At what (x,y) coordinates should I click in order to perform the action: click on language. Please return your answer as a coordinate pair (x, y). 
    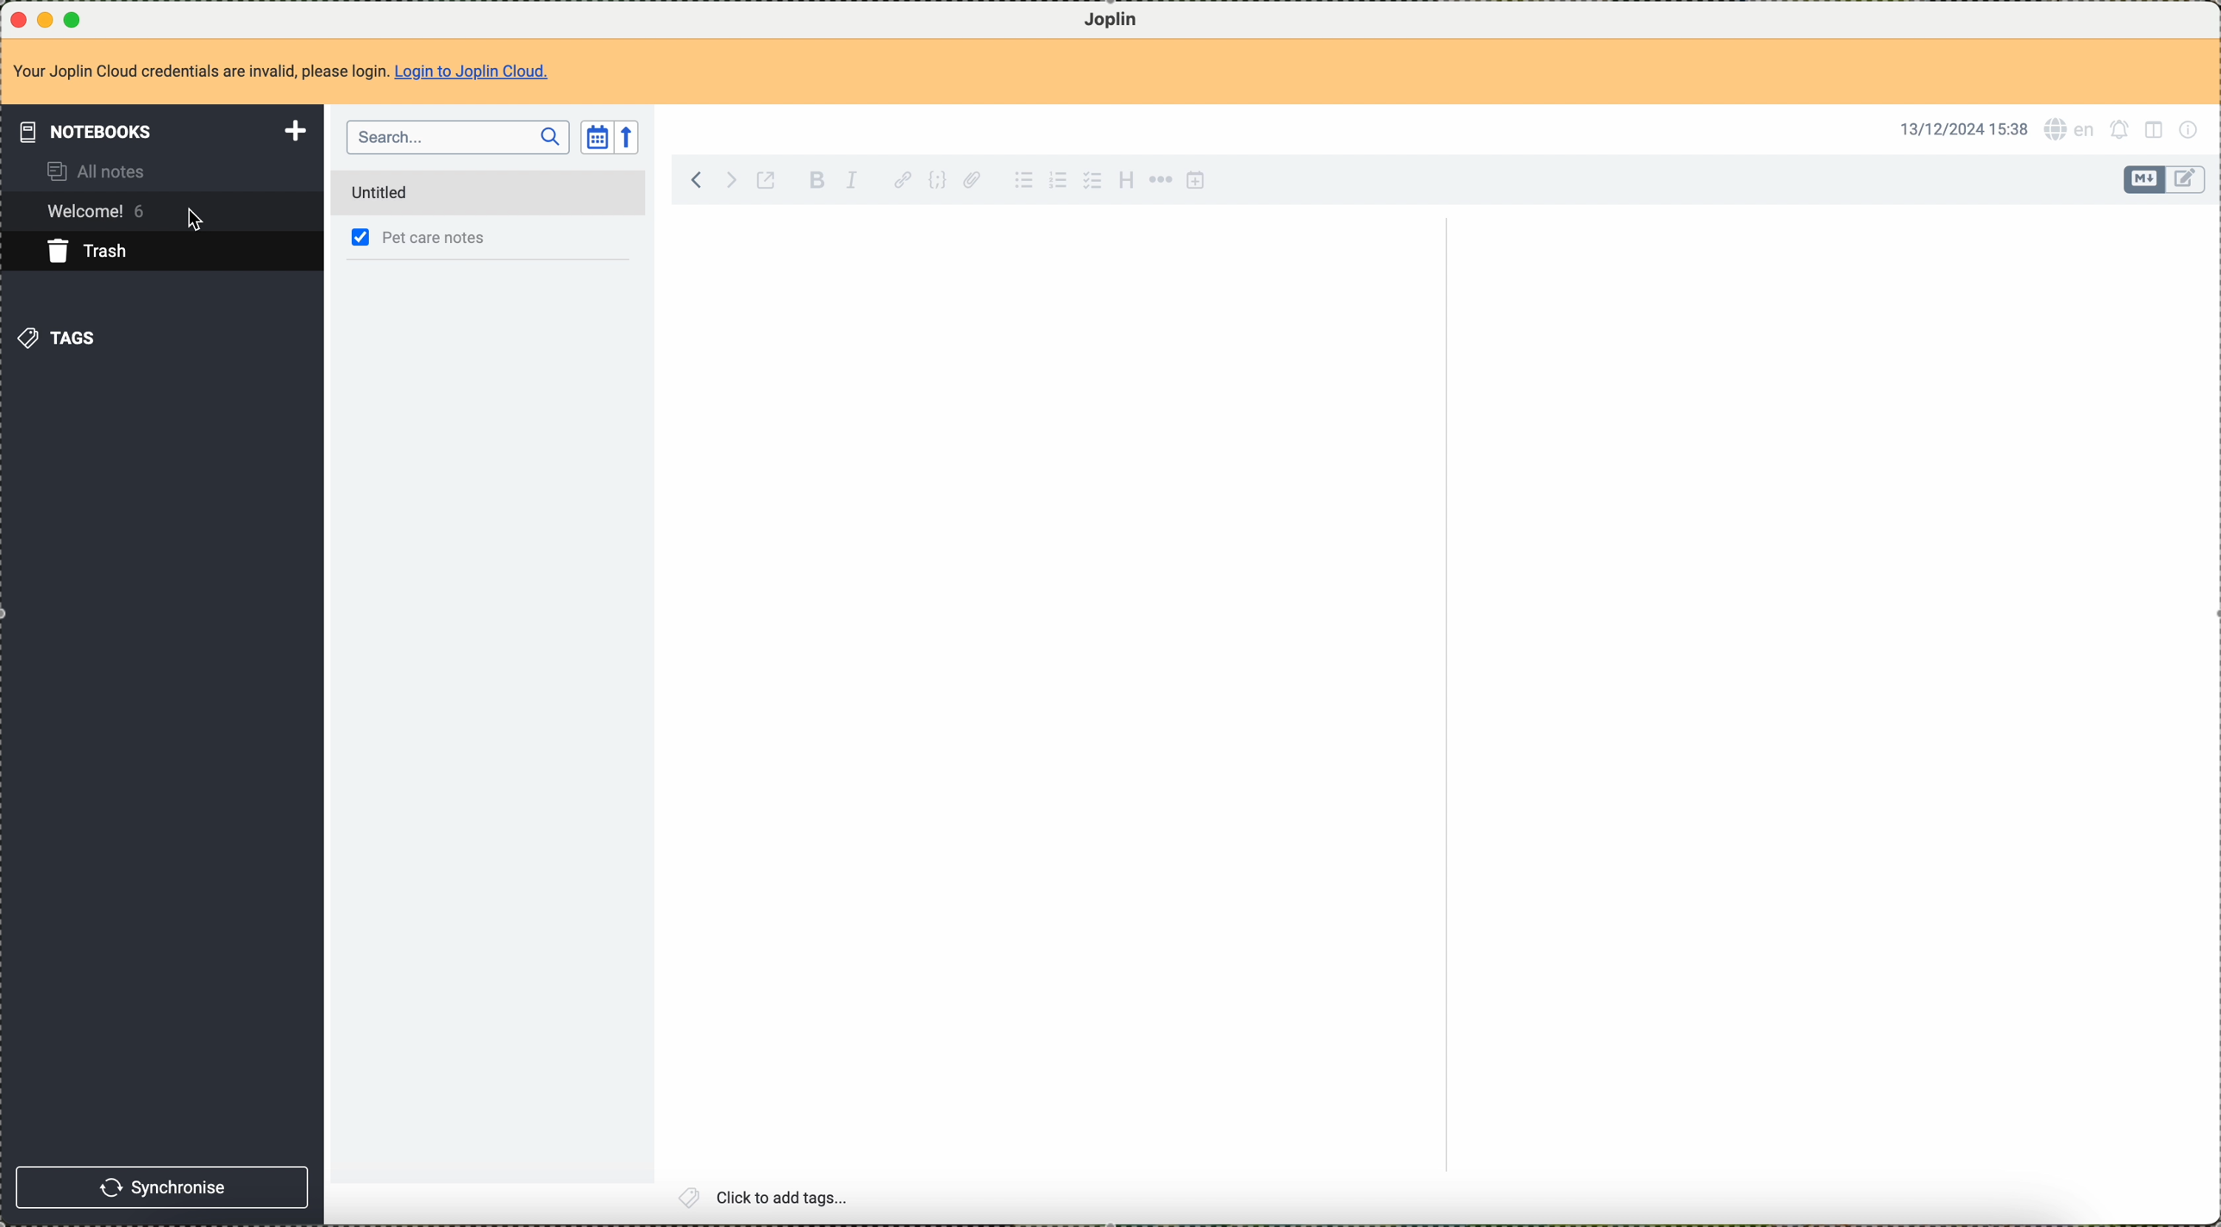
    Looking at the image, I should click on (2071, 129).